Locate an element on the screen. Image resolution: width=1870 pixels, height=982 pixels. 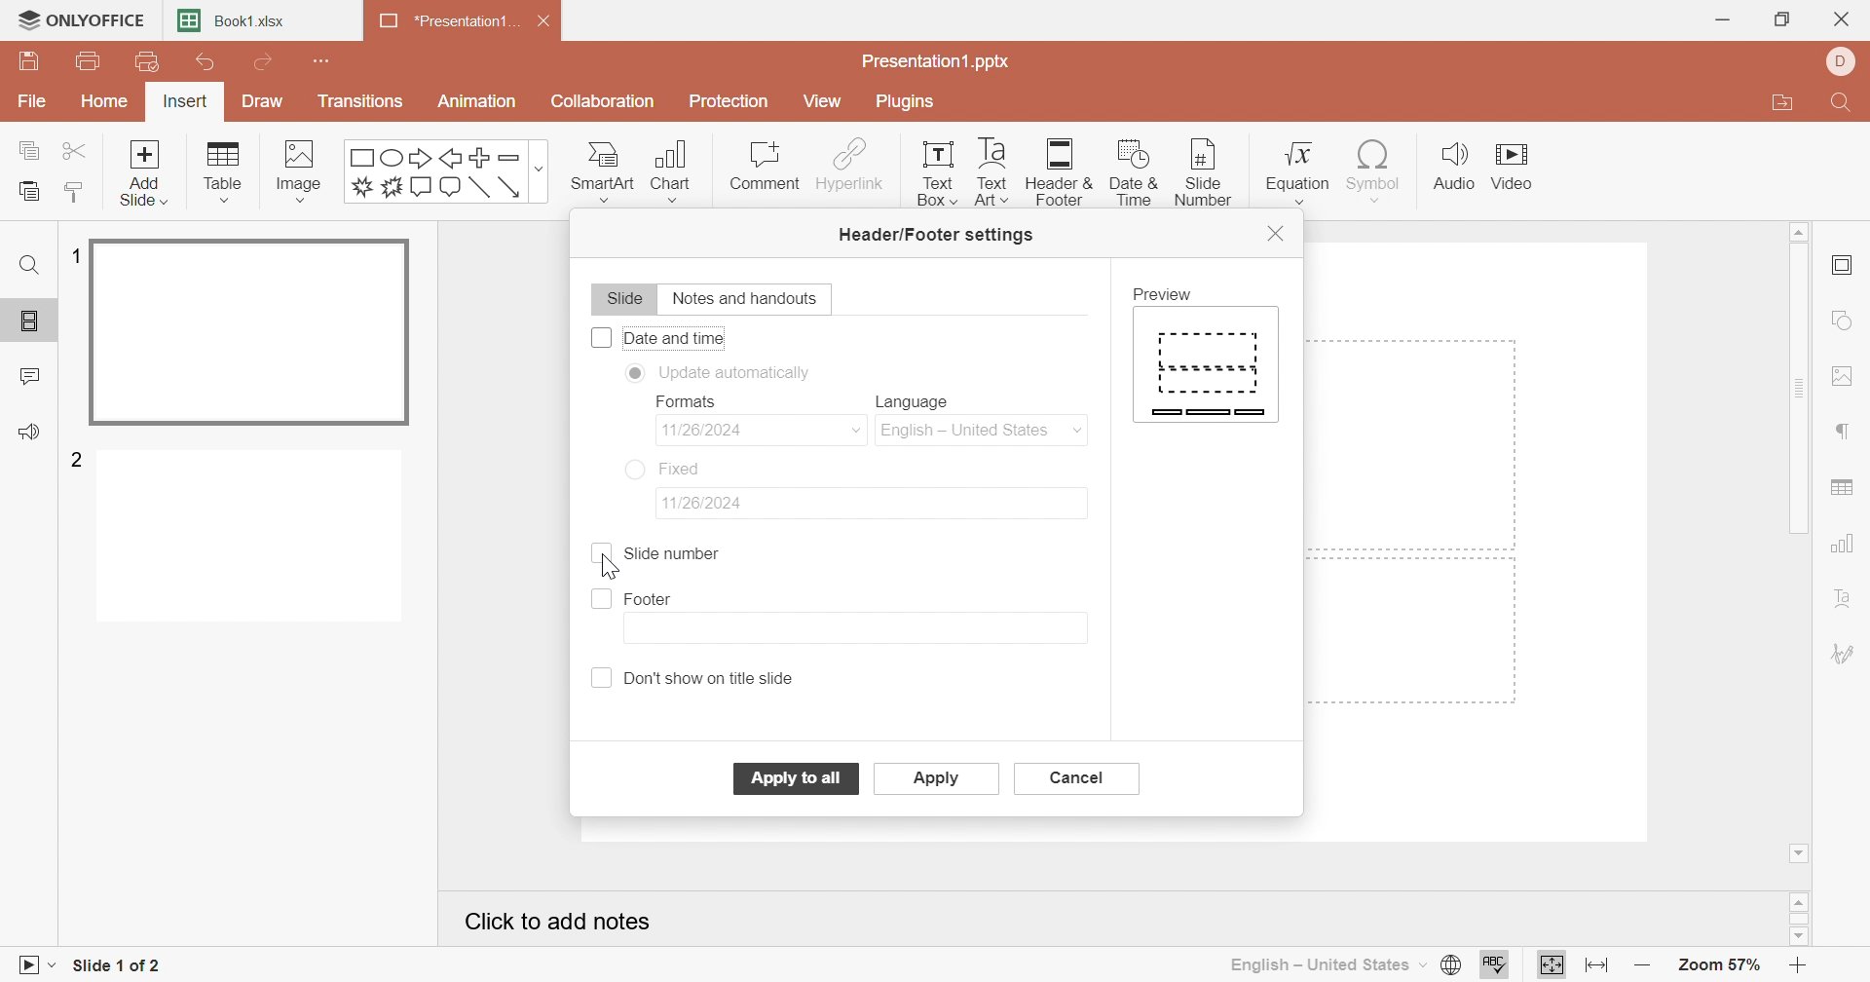
Symbol is located at coordinates (1369, 170).